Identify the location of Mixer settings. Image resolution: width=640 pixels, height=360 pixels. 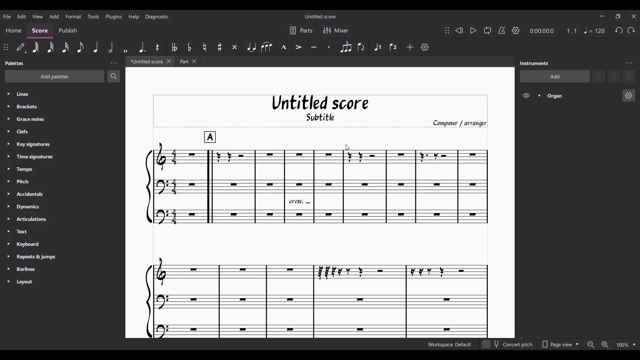
(336, 31).